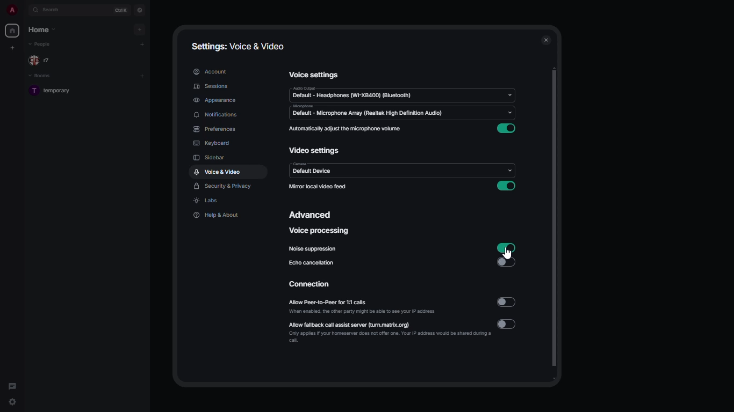  Describe the element at coordinates (214, 129) in the screenshot. I see `preferences` at that location.